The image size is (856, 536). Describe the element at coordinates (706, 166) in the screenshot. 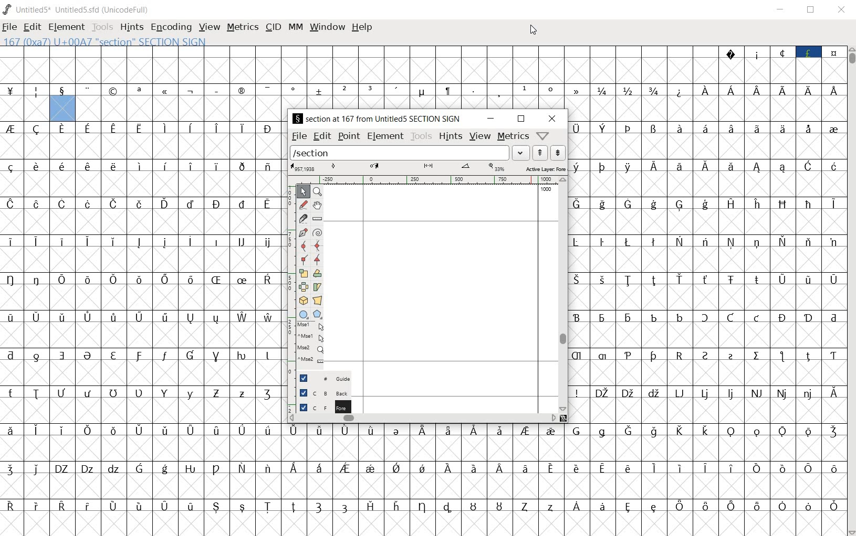

I see `special letters` at that location.